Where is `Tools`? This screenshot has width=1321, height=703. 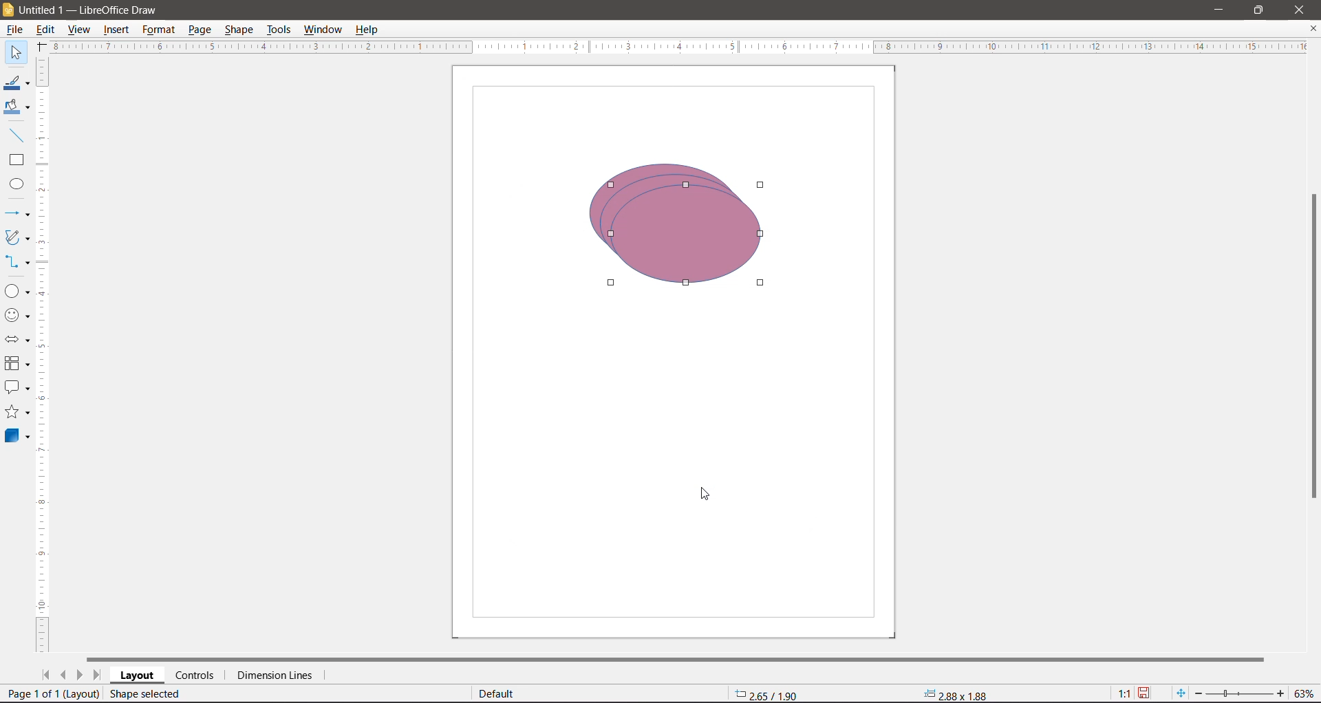 Tools is located at coordinates (279, 31).